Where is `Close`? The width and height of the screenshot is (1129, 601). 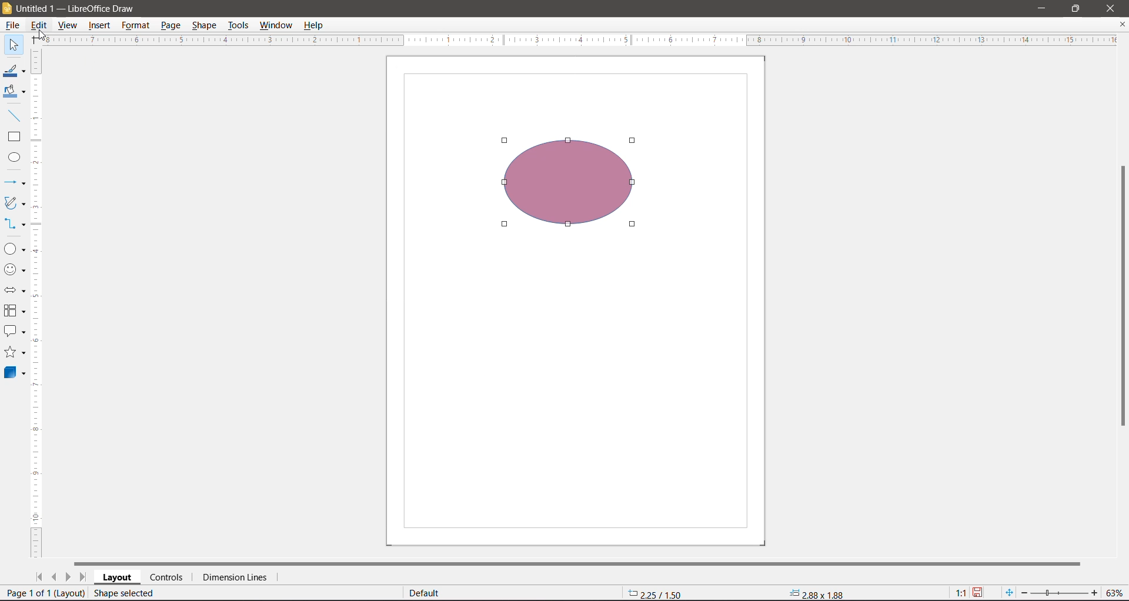
Close is located at coordinates (1110, 8).